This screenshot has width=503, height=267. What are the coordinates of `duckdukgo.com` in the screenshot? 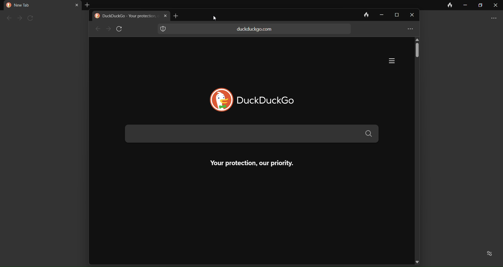 It's located at (255, 29).